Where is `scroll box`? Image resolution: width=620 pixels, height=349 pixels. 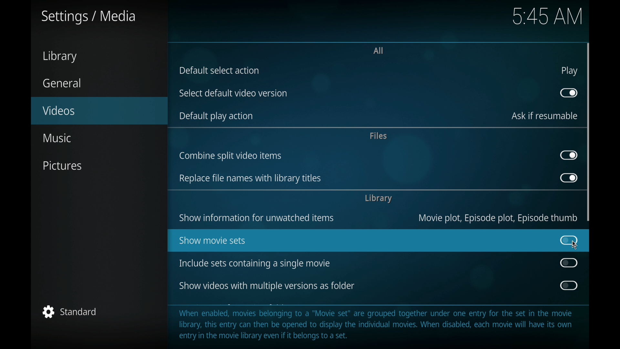 scroll box is located at coordinates (589, 132).